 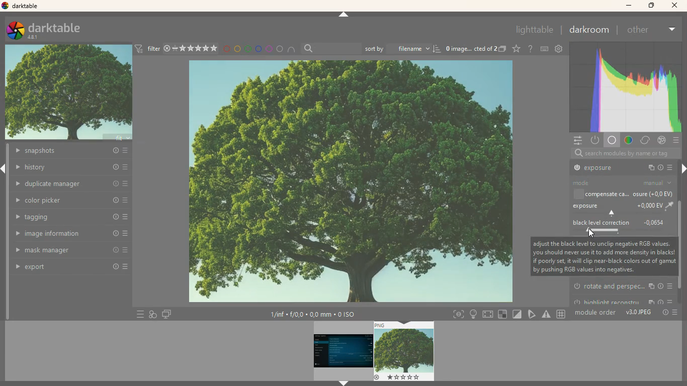 I want to click on color, so click(x=626, y=87).